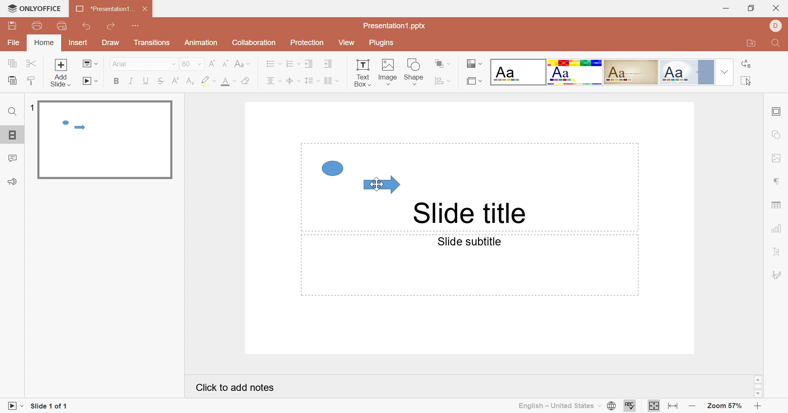 The height and width of the screenshot is (413, 788). Describe the element at coordinates (202, 43) in the screenshot. I see `Animation` at that location.